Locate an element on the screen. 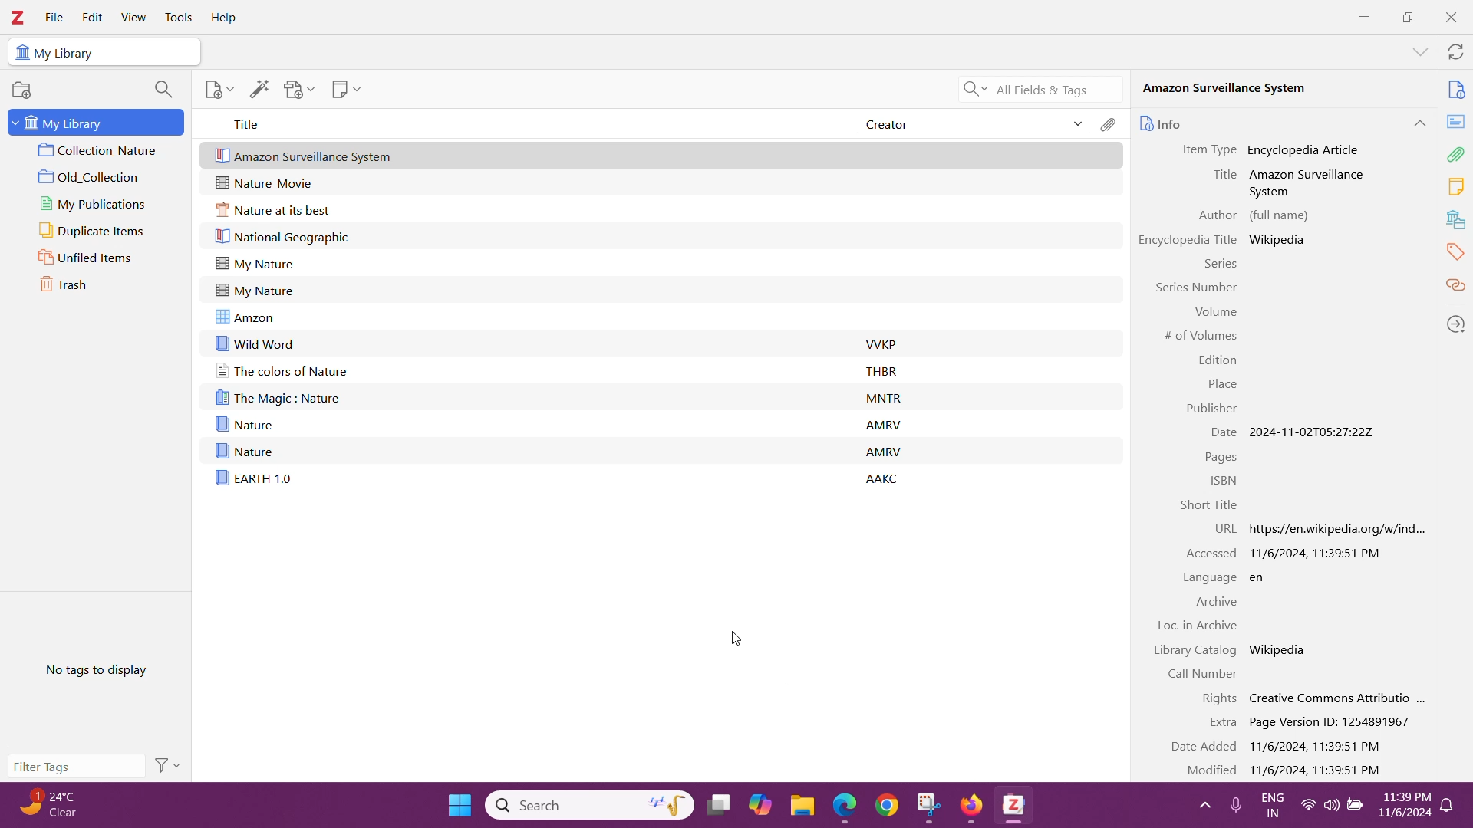  Creator is located at coordinates (958, 125).